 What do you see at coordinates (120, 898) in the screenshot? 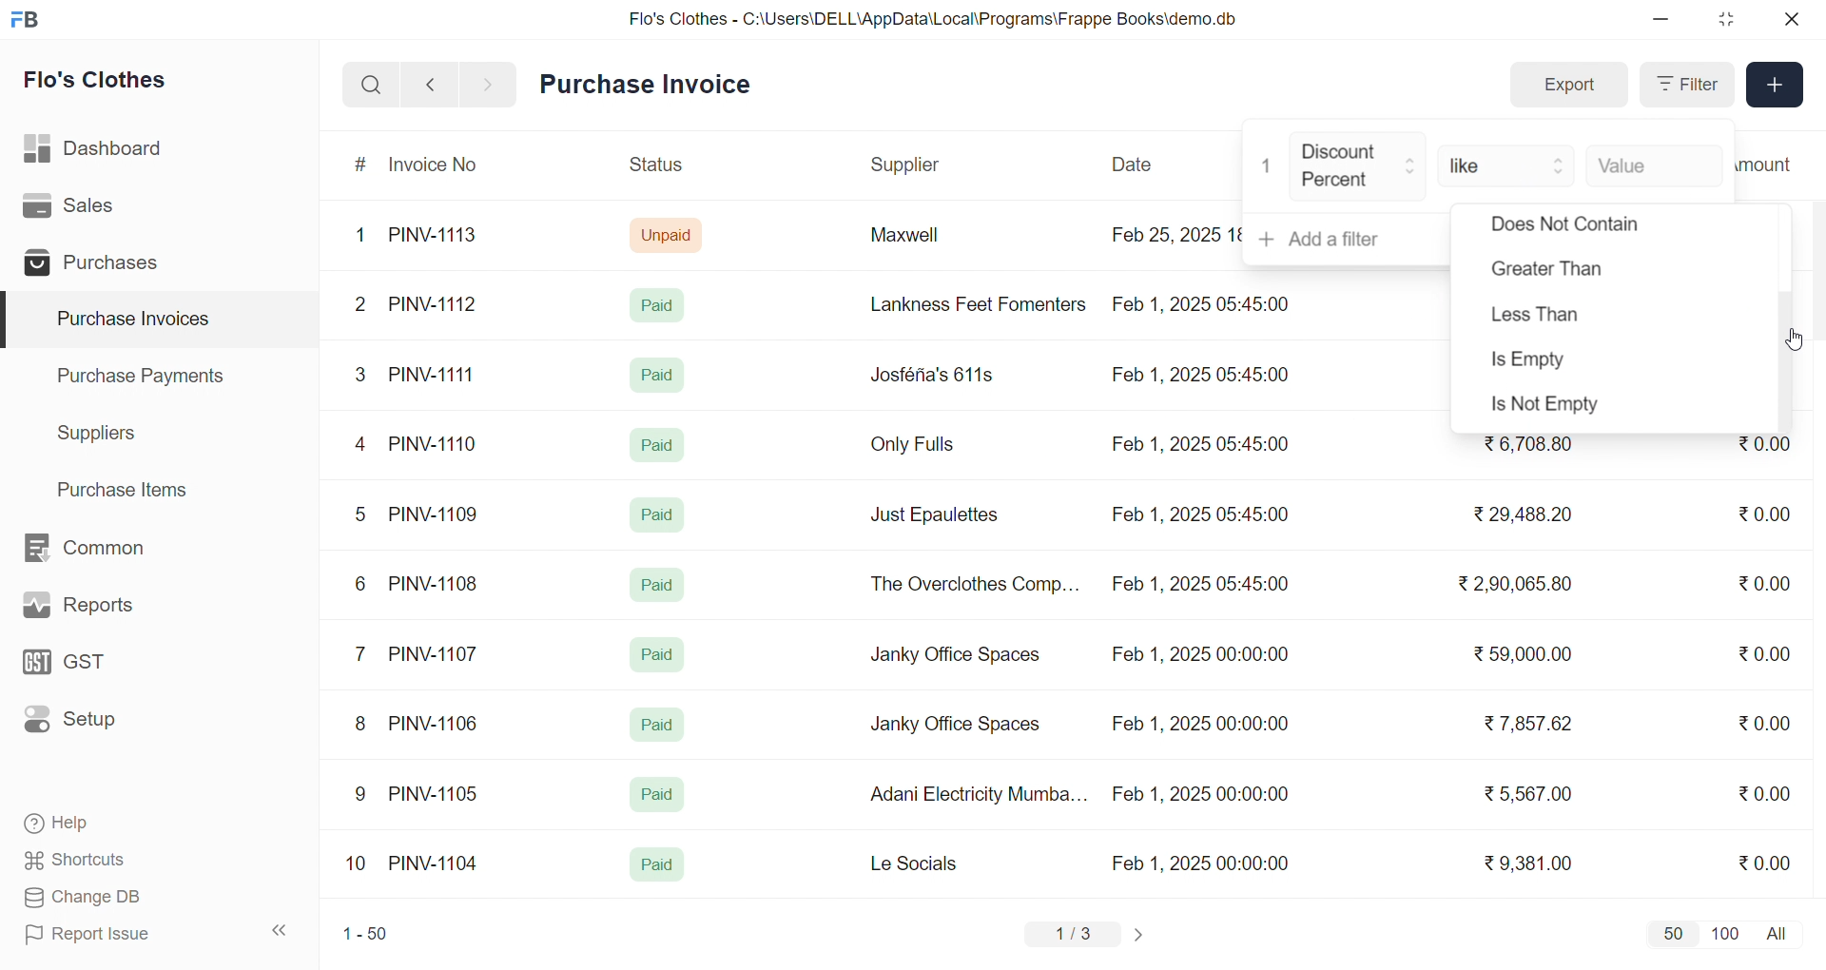
I see `Change DB` at bounding box center [120, 898].